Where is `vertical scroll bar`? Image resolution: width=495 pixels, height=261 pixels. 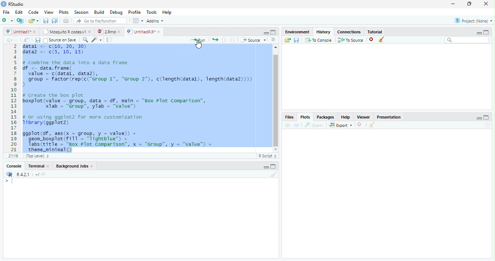 vertical scroll bar is located at coordinates (276, 98).